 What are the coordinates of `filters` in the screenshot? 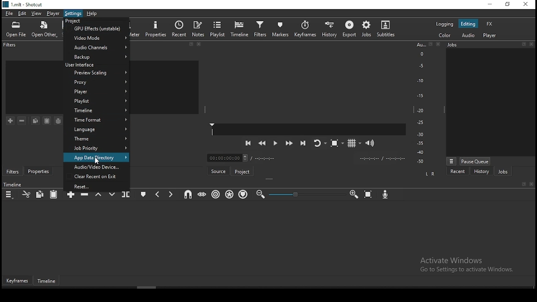 It's located at (260, 29).